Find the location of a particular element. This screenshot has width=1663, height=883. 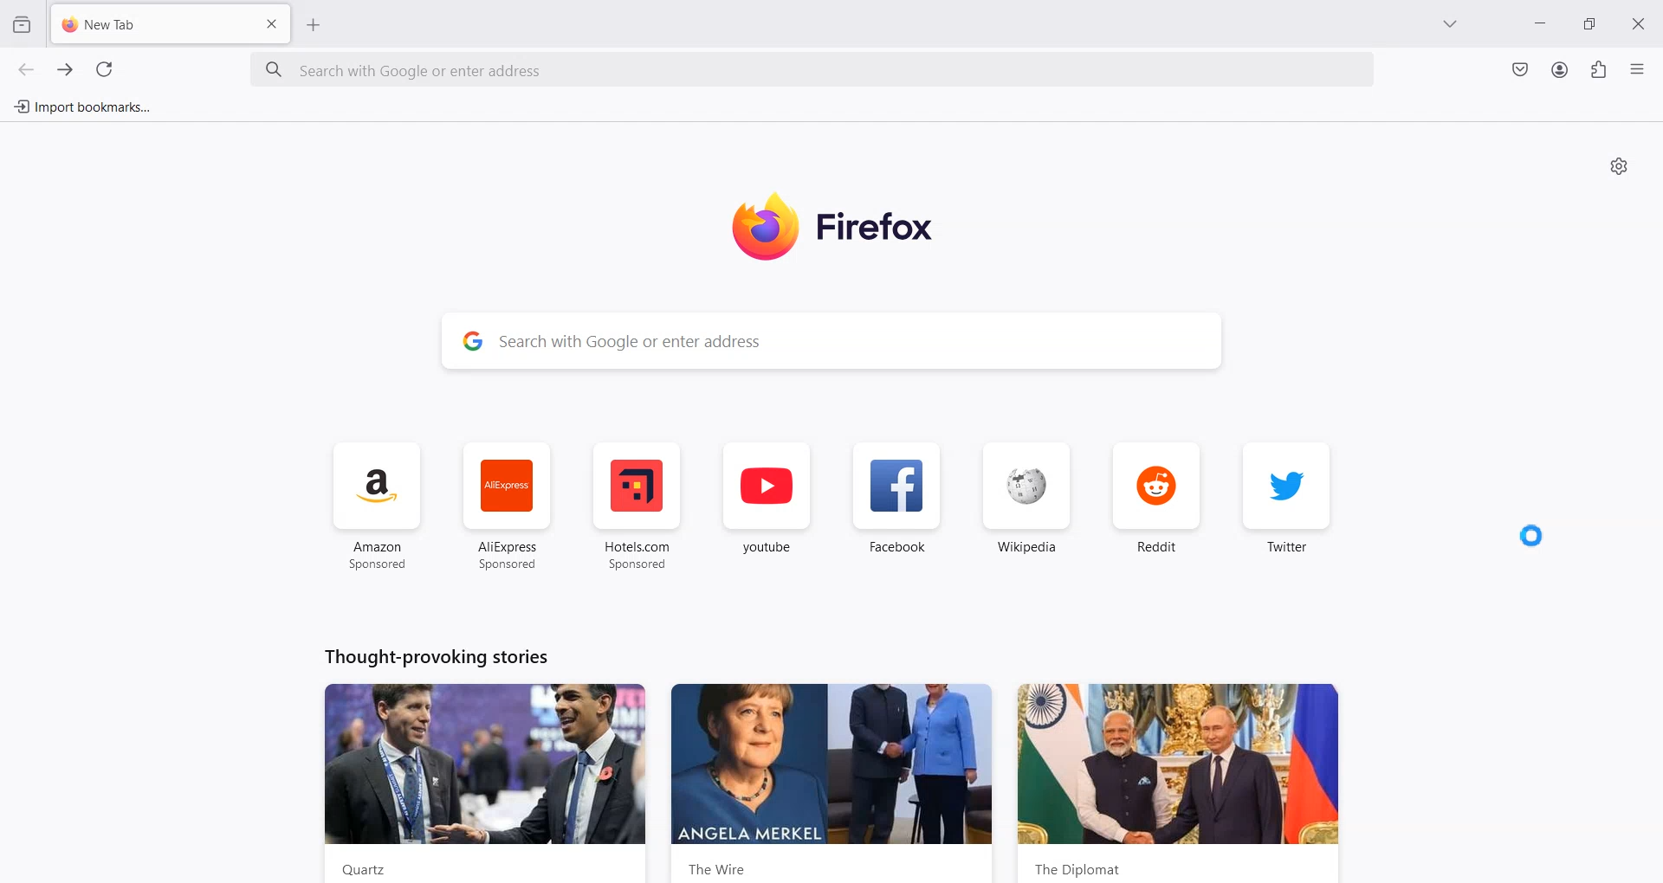

Logo is located at coordinates (836, 229).